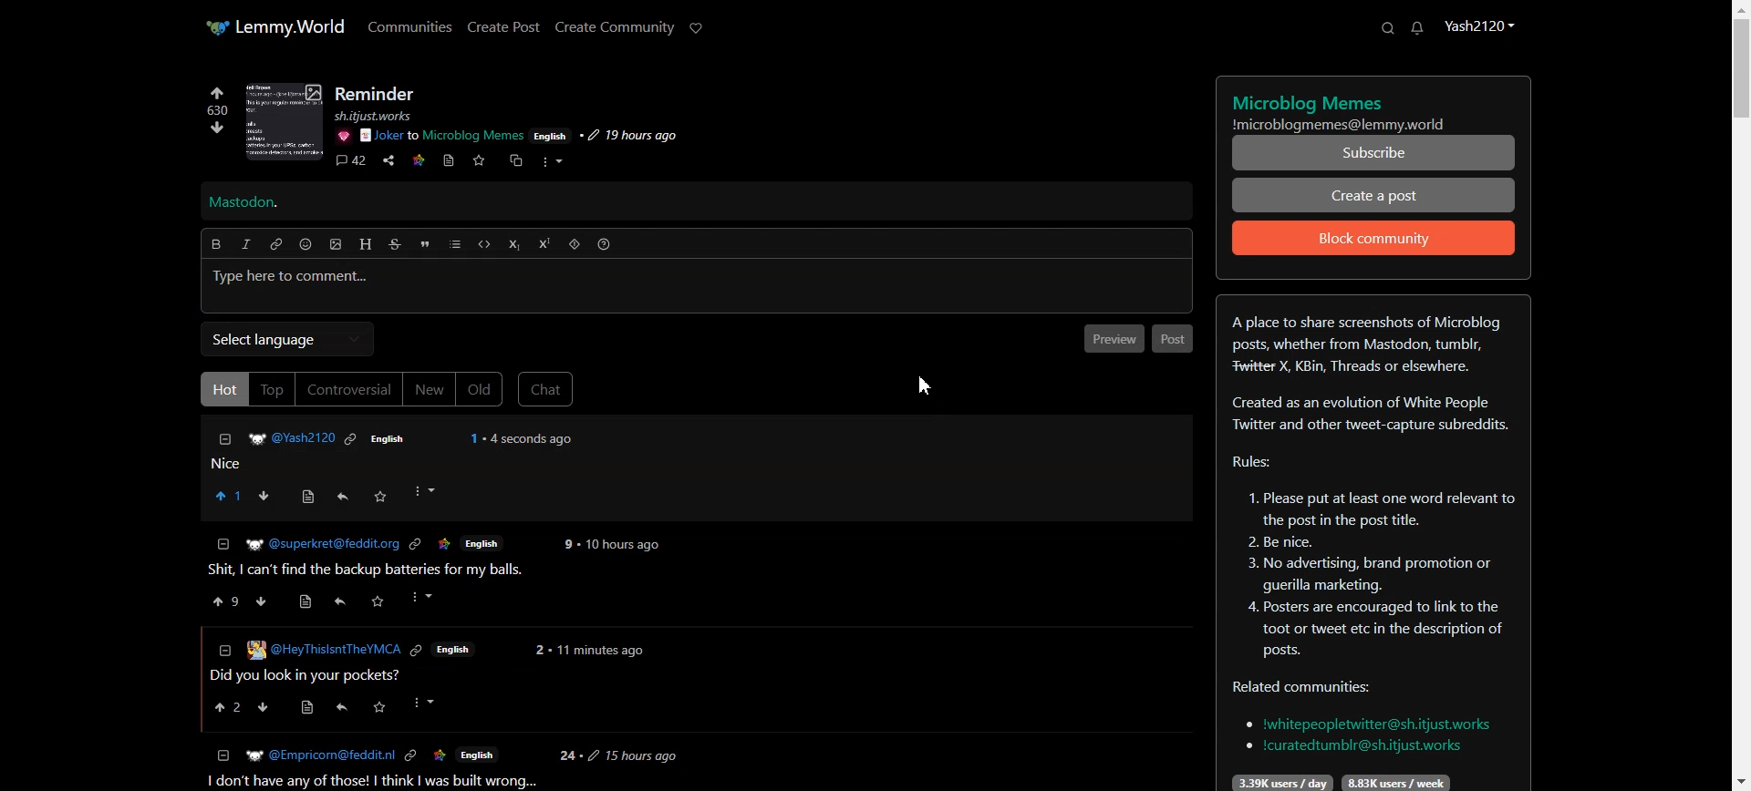  I want to click on Upvote, so click(227, 495).